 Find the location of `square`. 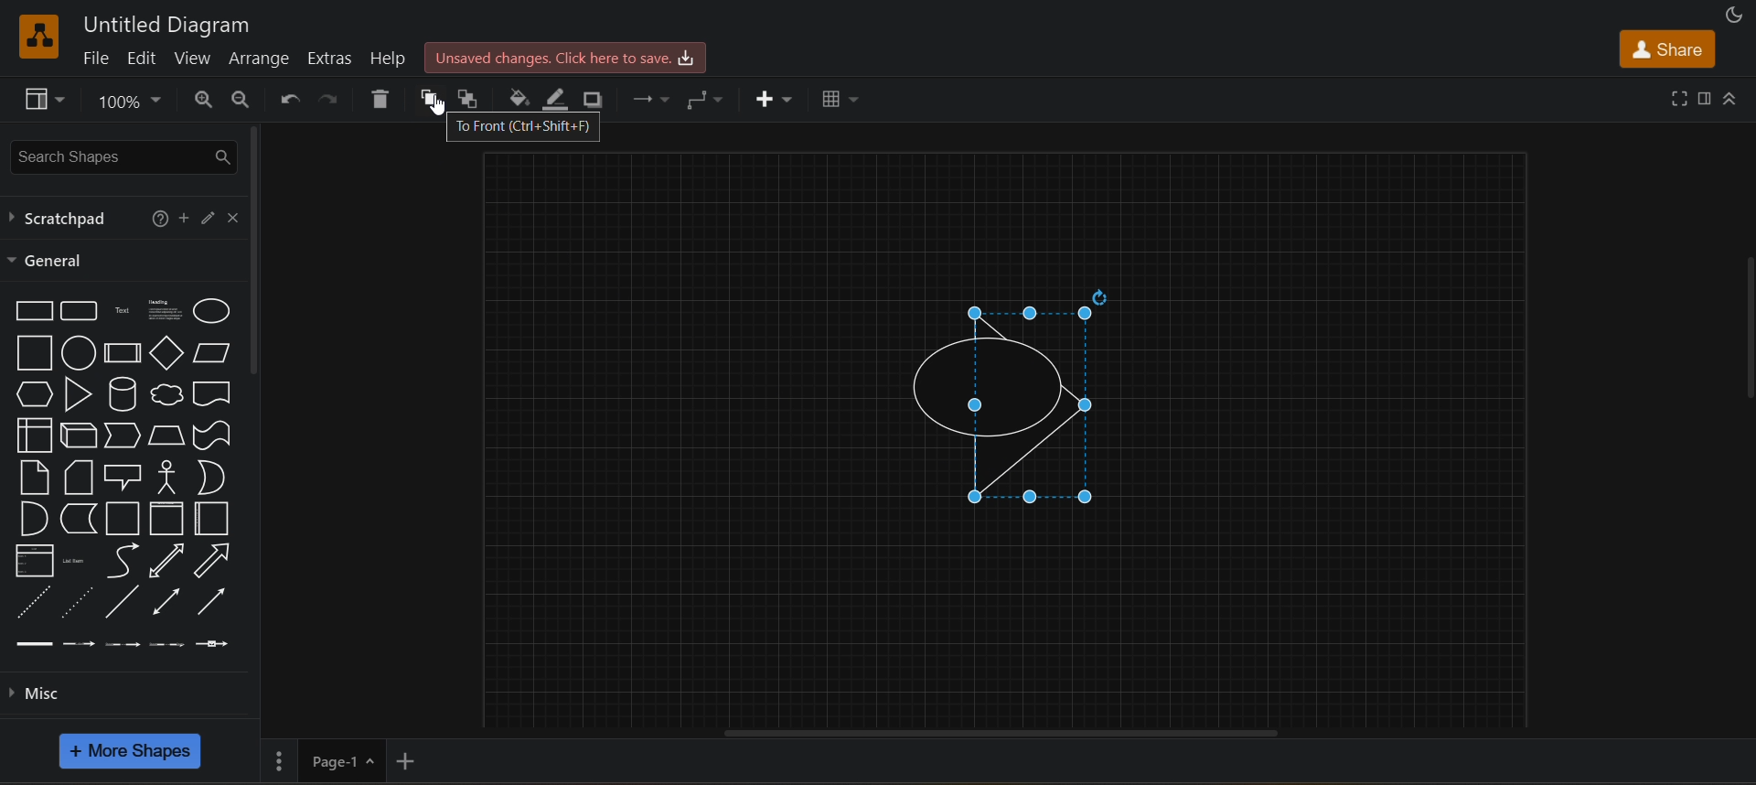

square is located at coordinates (34, 352).